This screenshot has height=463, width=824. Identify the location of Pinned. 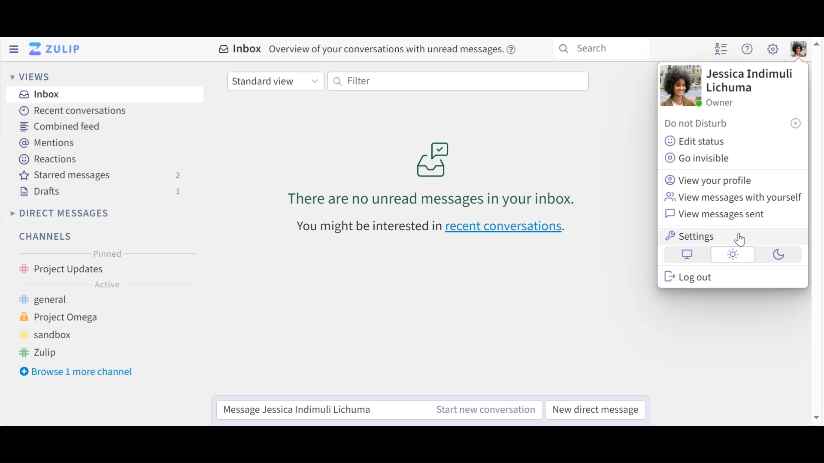
(104, 253).